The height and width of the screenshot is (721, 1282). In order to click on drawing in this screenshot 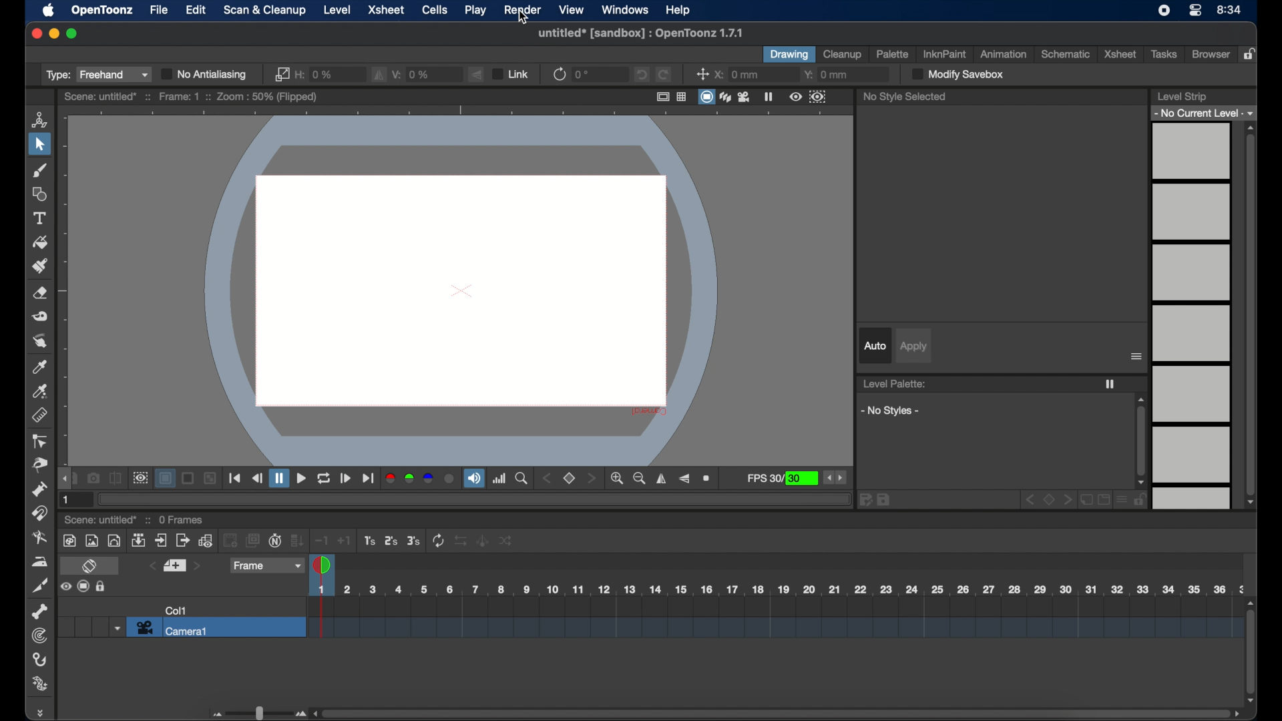, I will do `click(789, 55)`.